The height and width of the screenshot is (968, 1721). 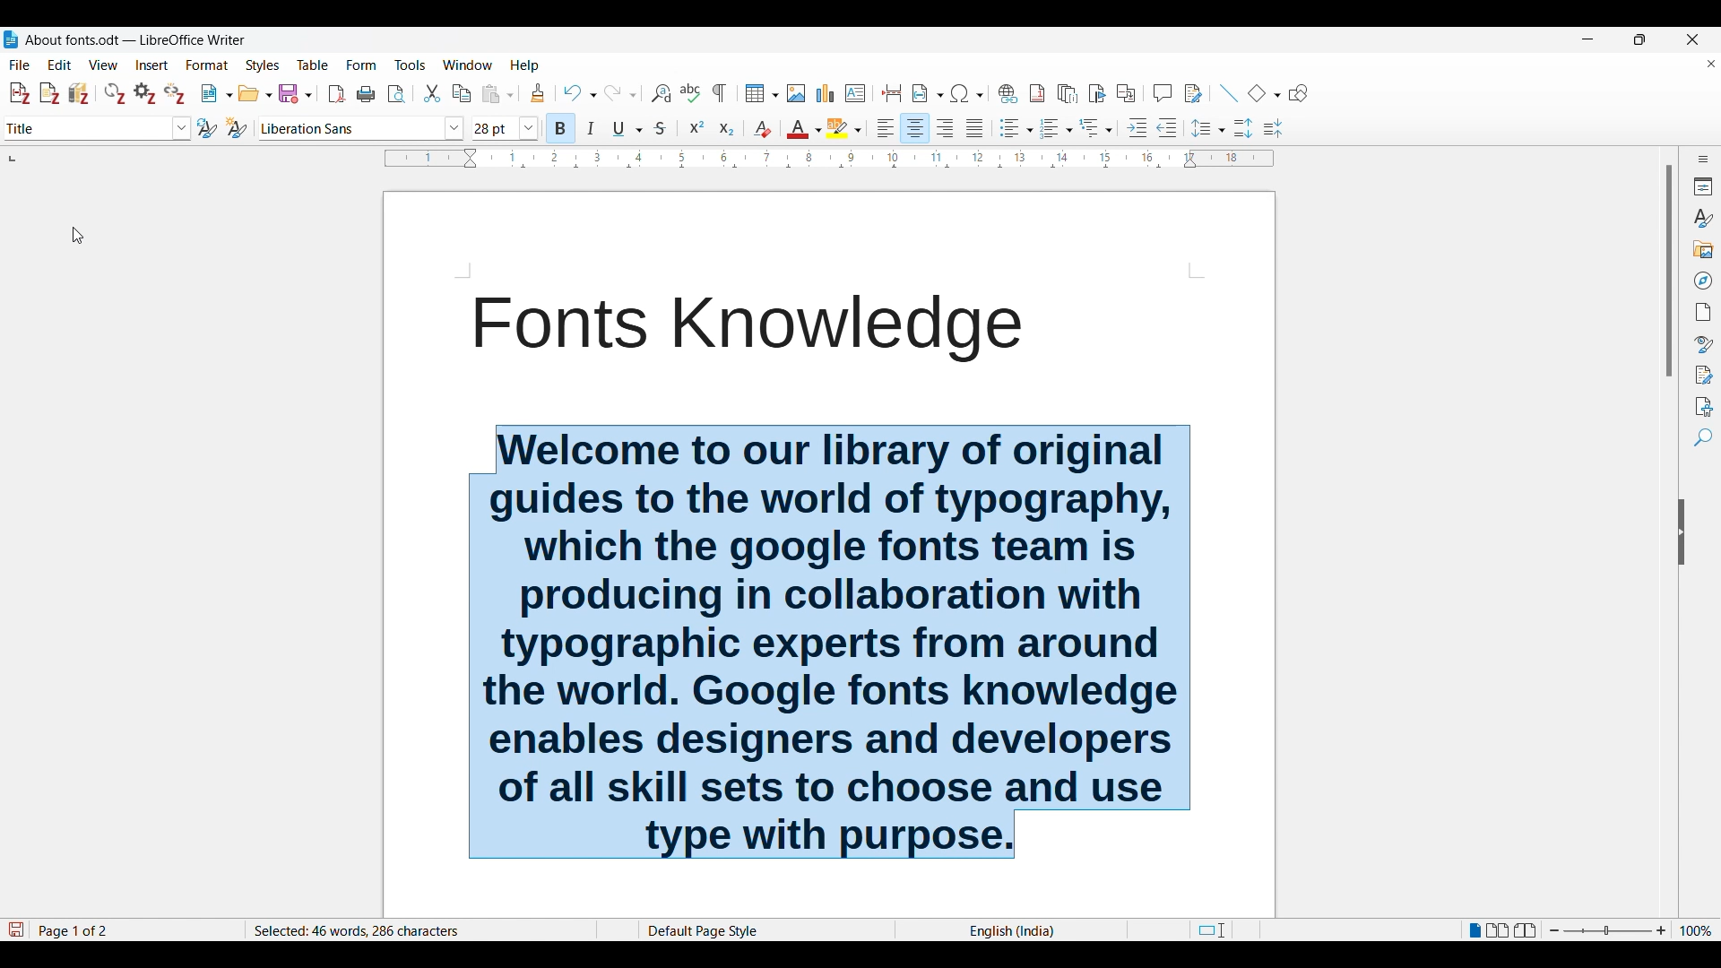 What do you see at coordinates (50, 94) in the screenshot?
I see `Add note` at bounding box center [50, 94].